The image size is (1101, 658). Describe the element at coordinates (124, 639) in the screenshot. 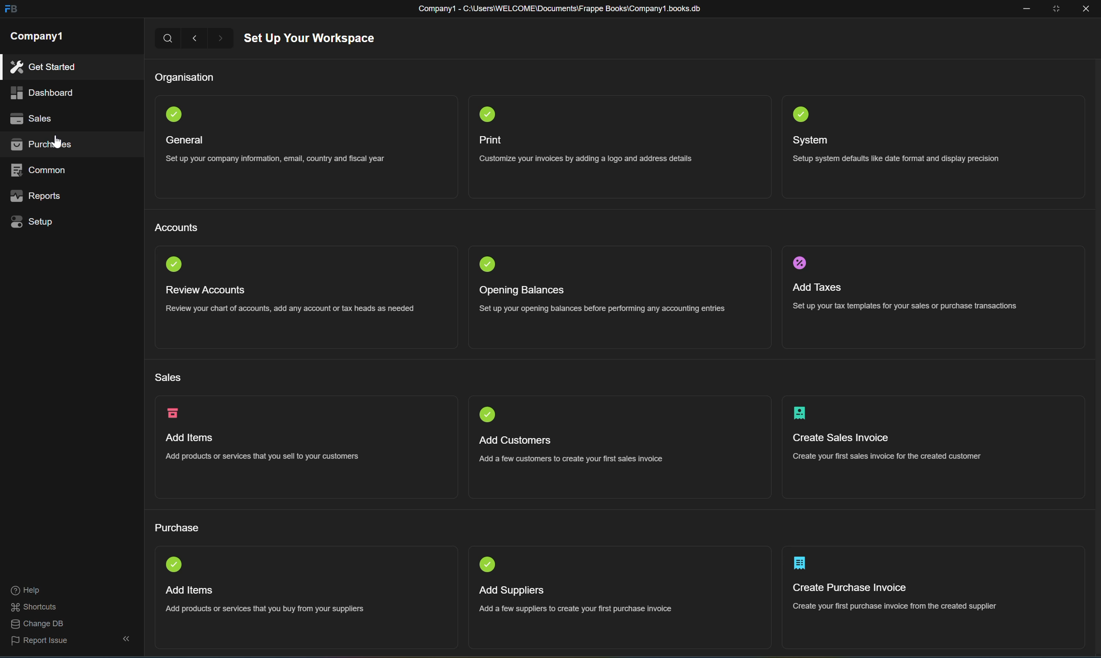

I see `hide` at that location.